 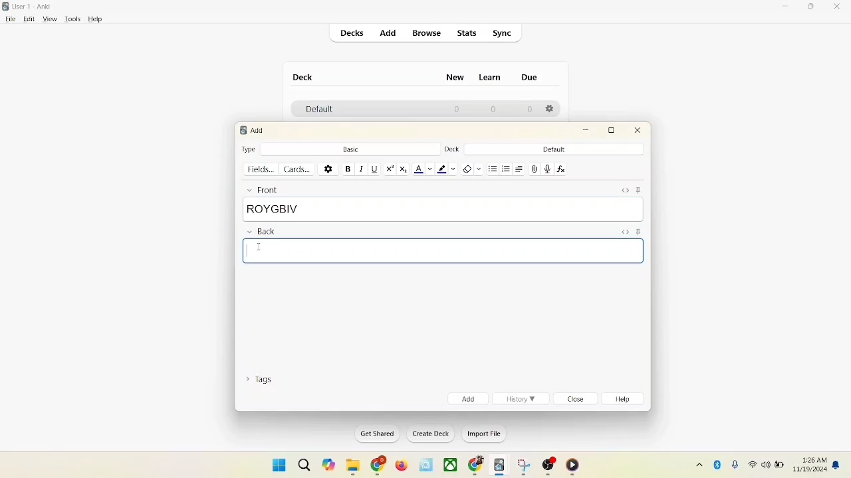 What do you see at coordinates (249, 149) in the screenshot?
I see `type` at bounding box center [249, 149].